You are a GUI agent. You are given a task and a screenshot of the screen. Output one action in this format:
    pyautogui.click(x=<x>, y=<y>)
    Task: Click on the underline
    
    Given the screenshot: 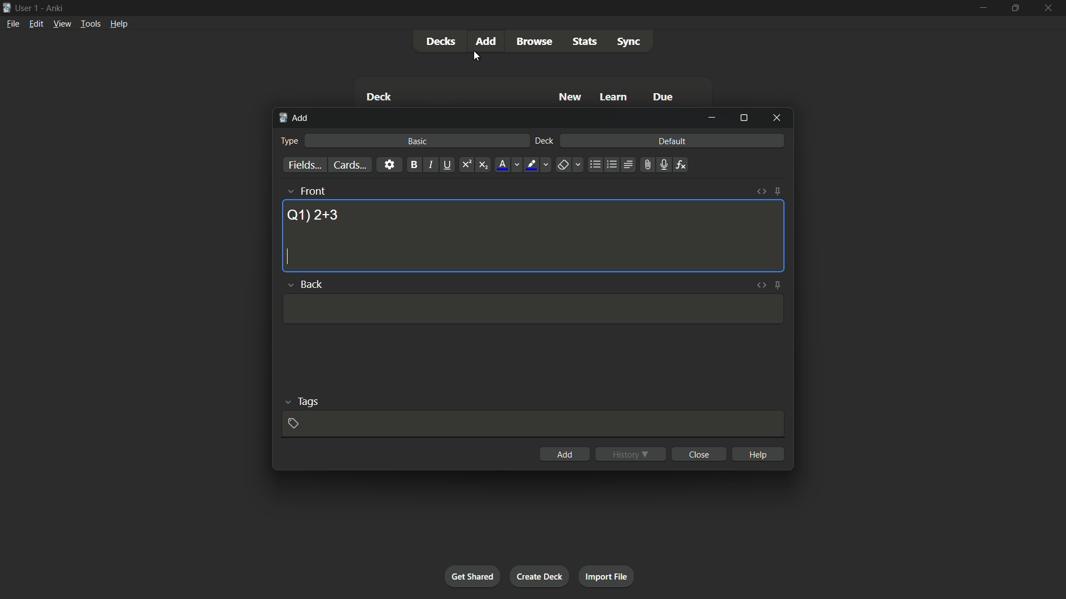 What is the action you would take?
    pyautogui.click(x=447, y=165)
    